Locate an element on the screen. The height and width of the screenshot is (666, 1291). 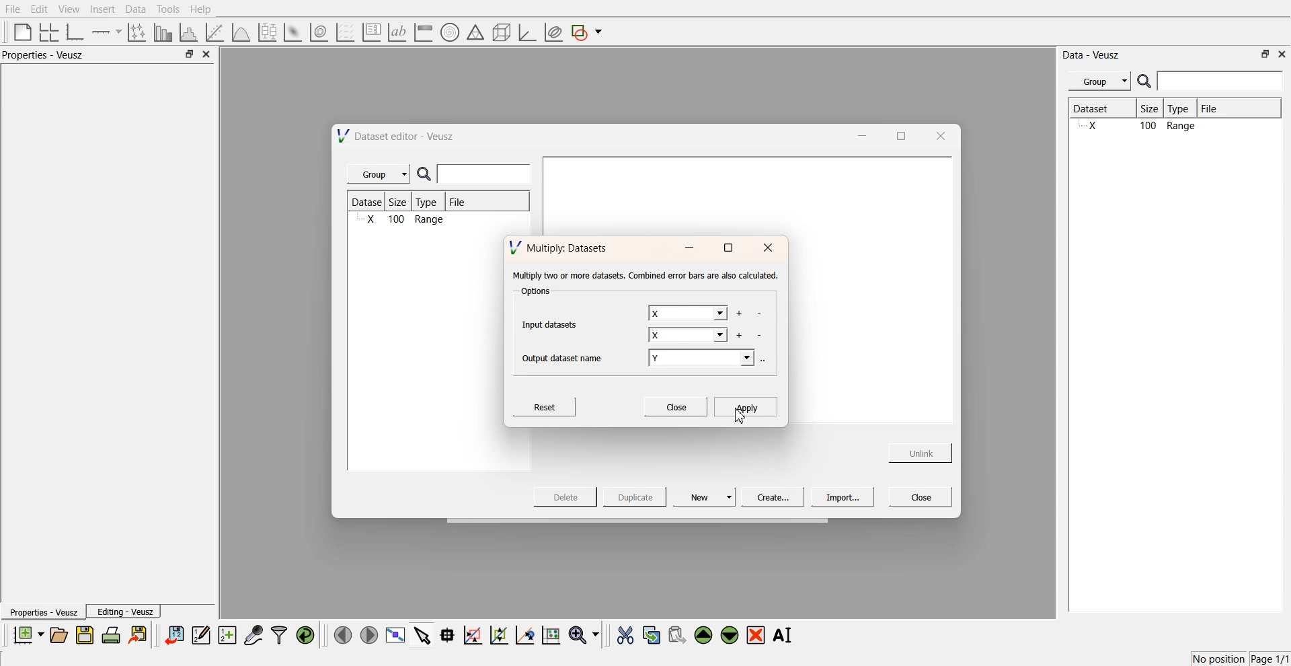
minimise is located at coordinates (859, 135).